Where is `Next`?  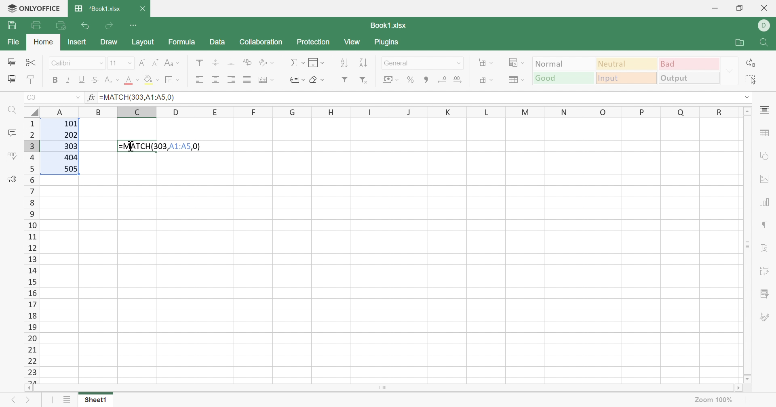
Next is located at coordinates (28, 401).